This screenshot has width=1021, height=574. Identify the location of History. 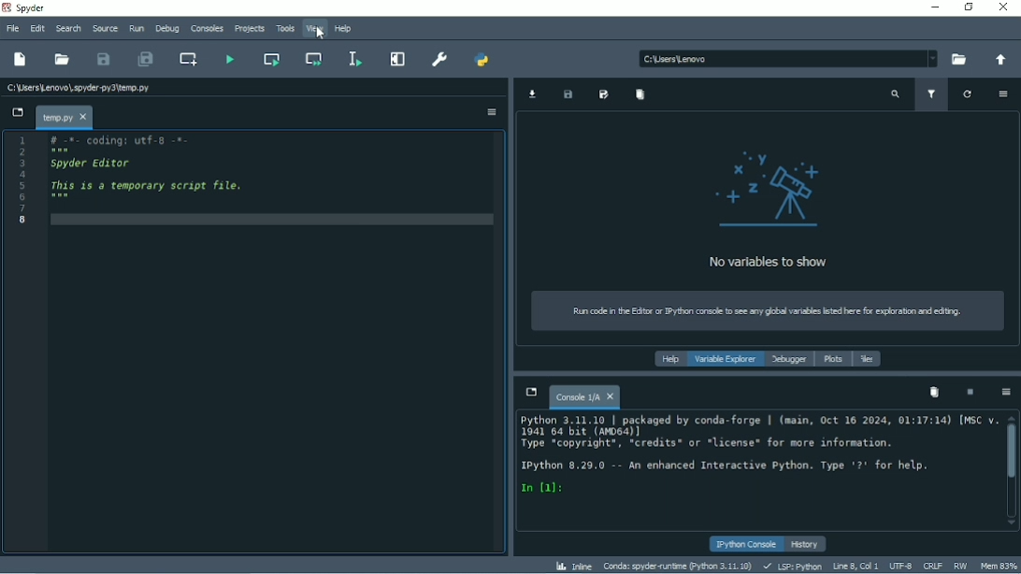
(807, 544).